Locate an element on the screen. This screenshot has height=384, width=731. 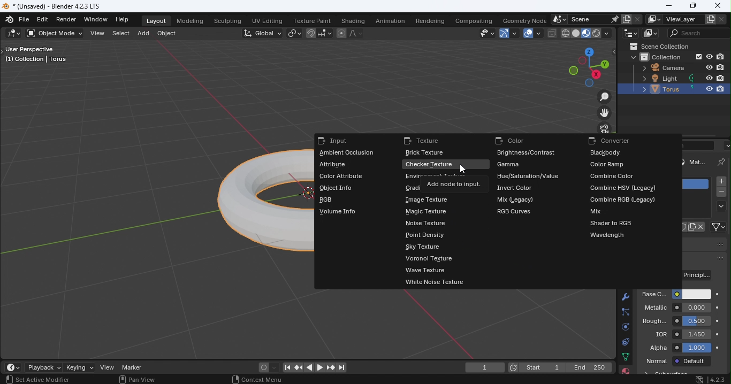
Fake user is located at coordinates (682, 227).